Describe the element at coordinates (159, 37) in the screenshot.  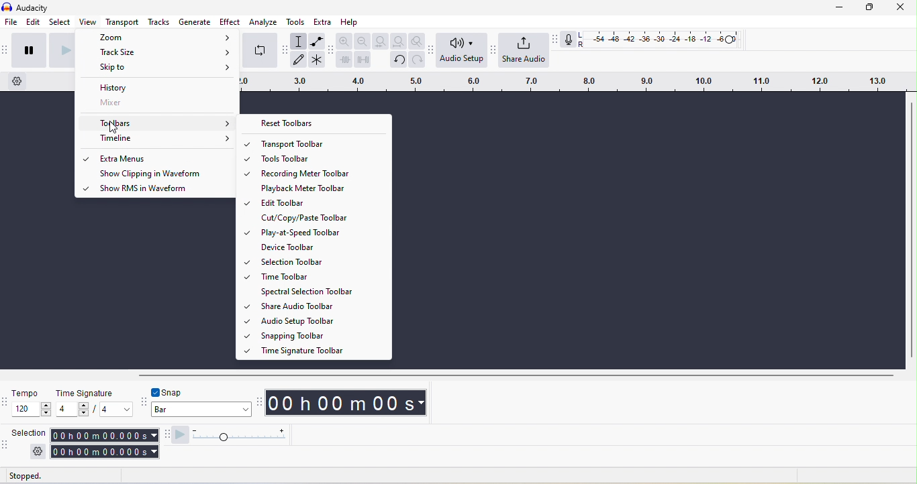
I see `Zoom` at that location.